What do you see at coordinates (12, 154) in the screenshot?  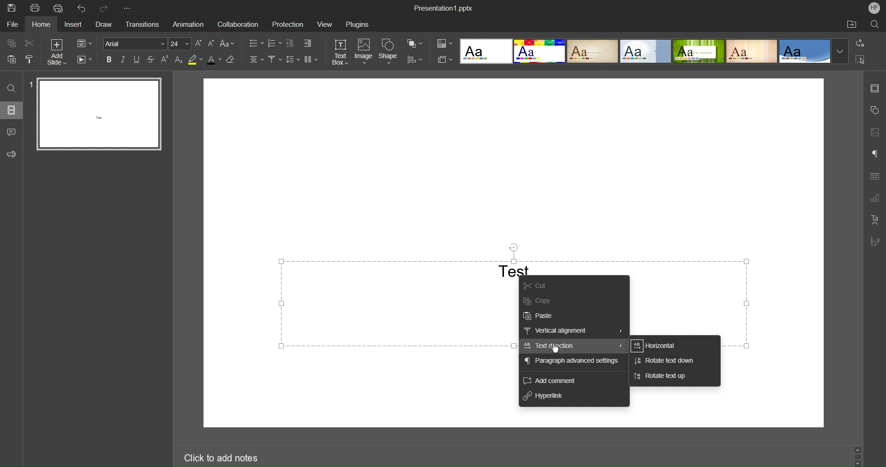 I see `Feedback and Support` at bounding box center [12, 154].